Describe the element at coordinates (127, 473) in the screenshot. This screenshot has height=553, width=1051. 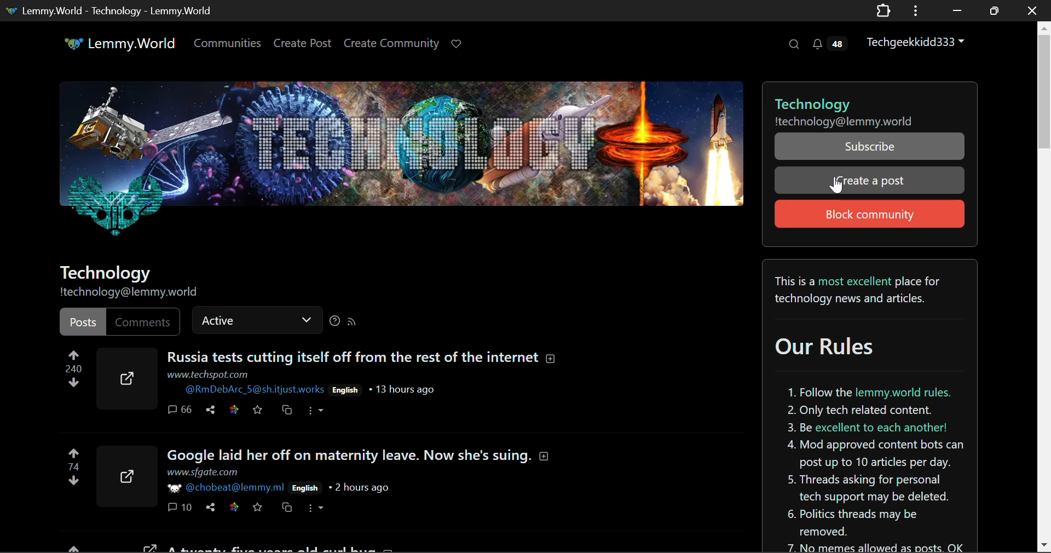
I see `External Link Icon` at that location.